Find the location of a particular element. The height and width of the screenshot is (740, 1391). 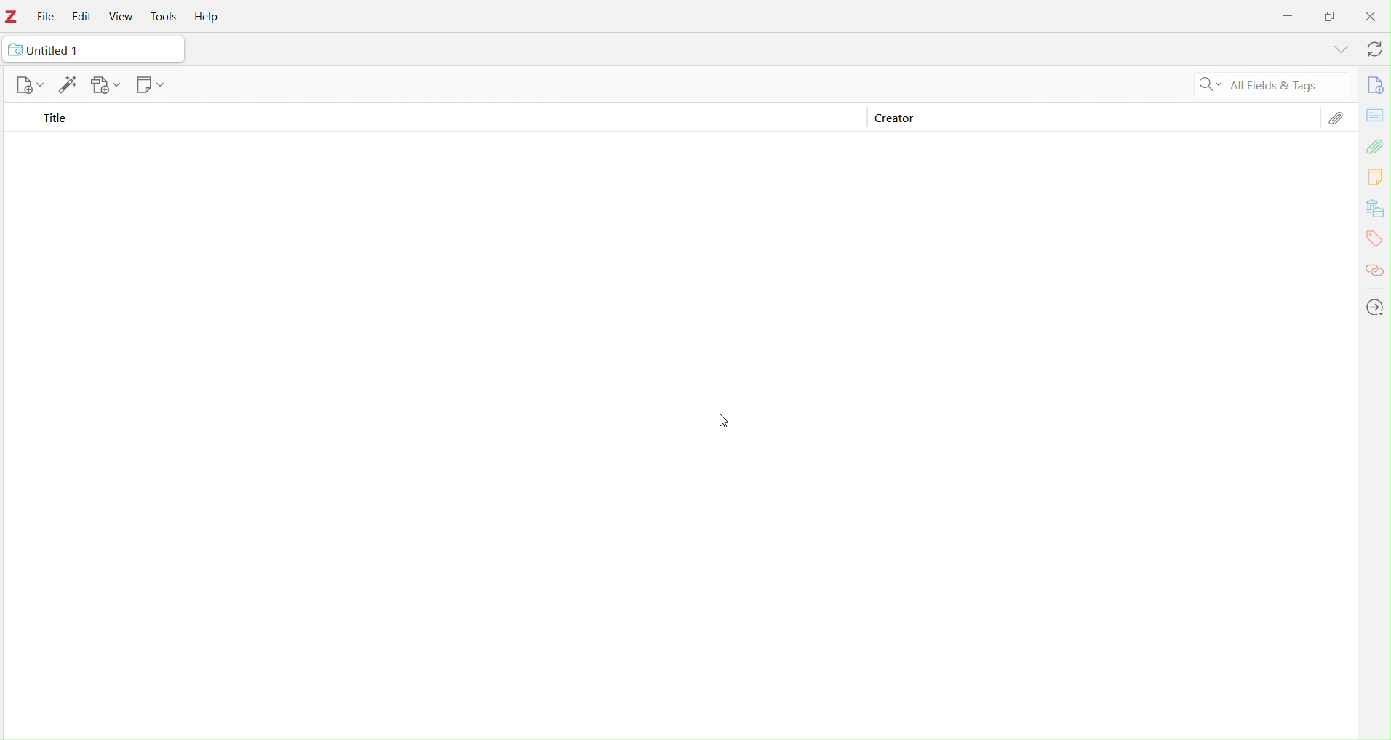

Creator is located at coordinates (892, 119).